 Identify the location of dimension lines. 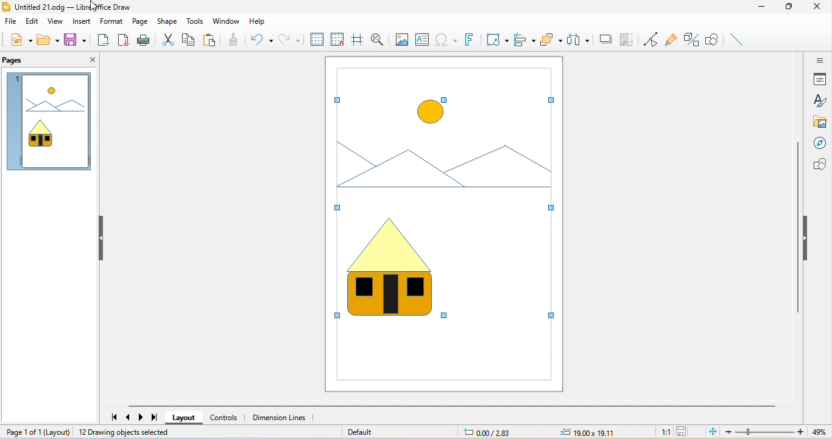
(280, 417).